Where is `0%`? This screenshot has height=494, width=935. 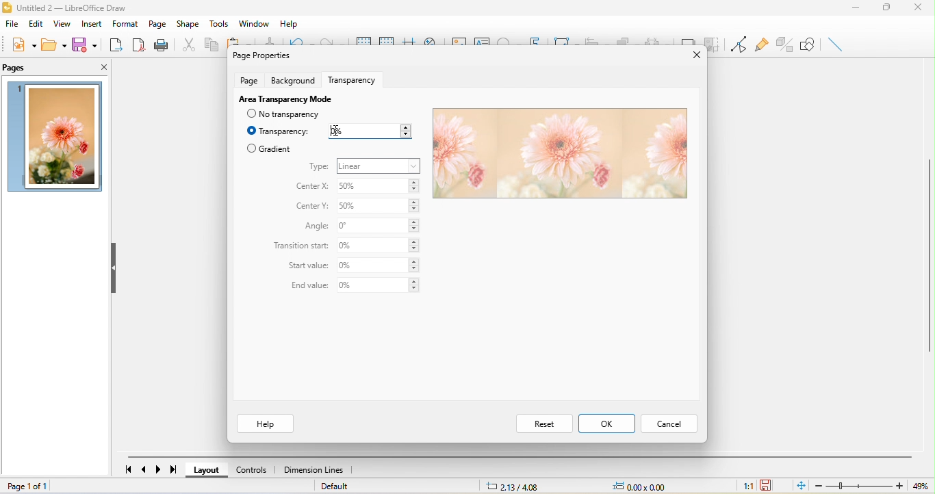
0% is located at coordinates (379, 226).